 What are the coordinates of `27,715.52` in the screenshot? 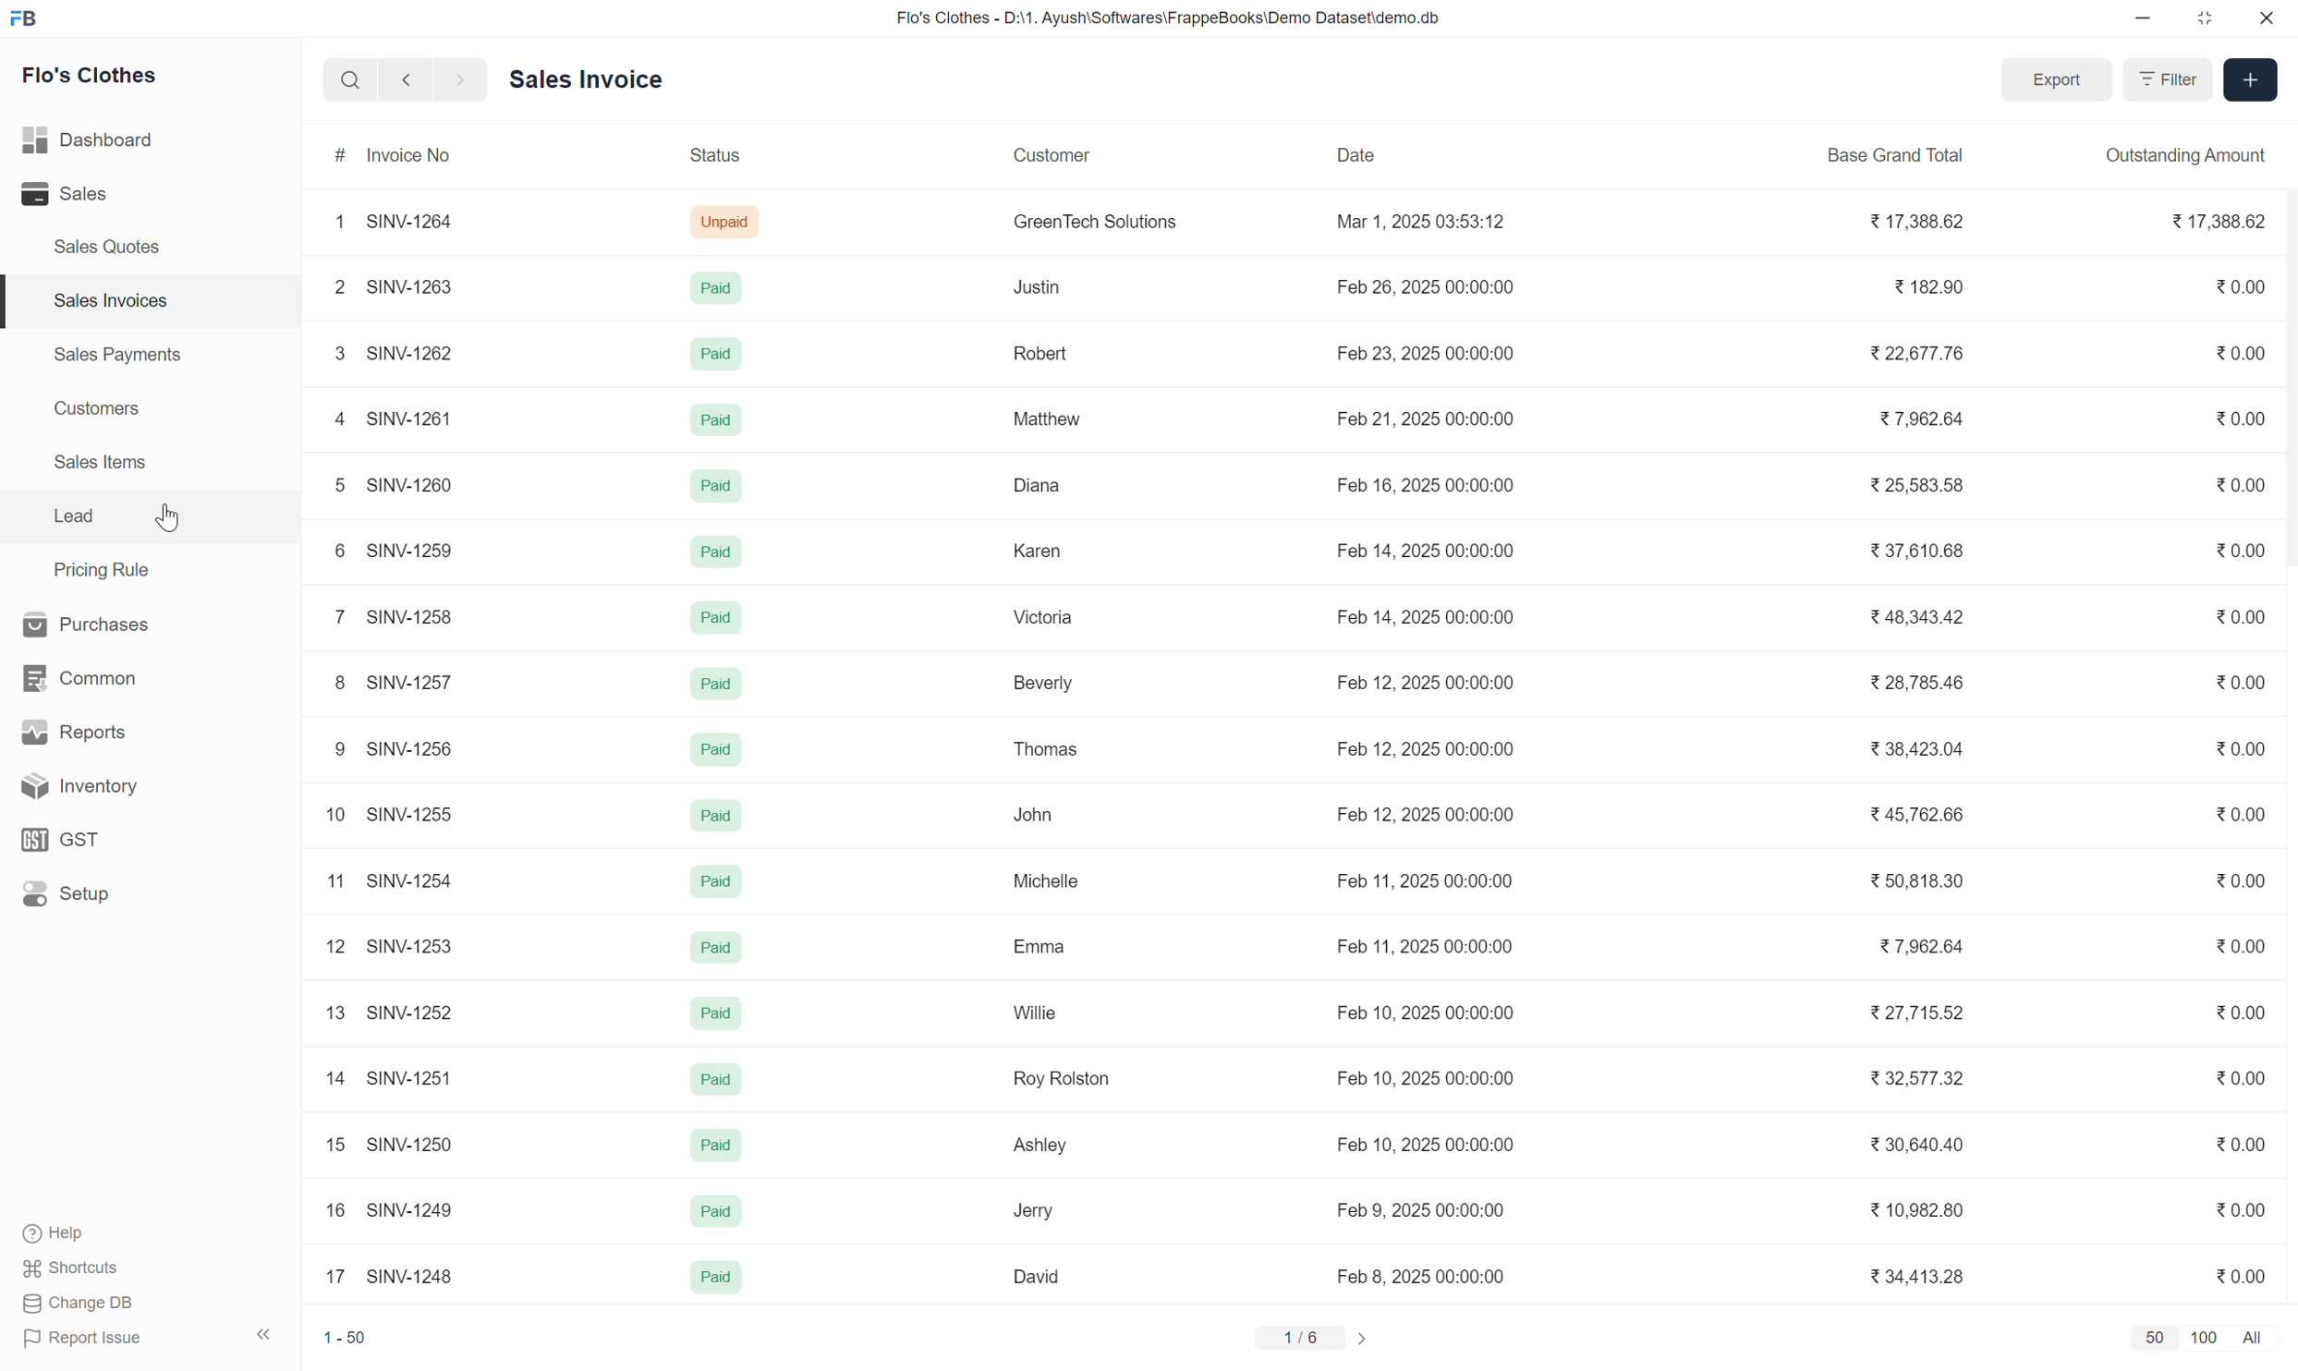 It's located at (1914, 1013).